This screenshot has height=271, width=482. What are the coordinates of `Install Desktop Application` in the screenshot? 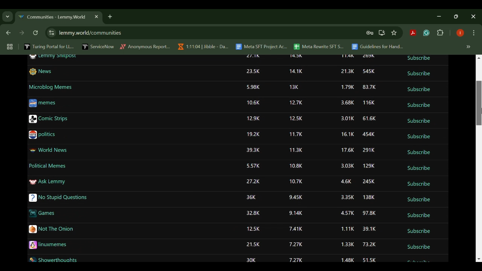 It's located at (381, 33).